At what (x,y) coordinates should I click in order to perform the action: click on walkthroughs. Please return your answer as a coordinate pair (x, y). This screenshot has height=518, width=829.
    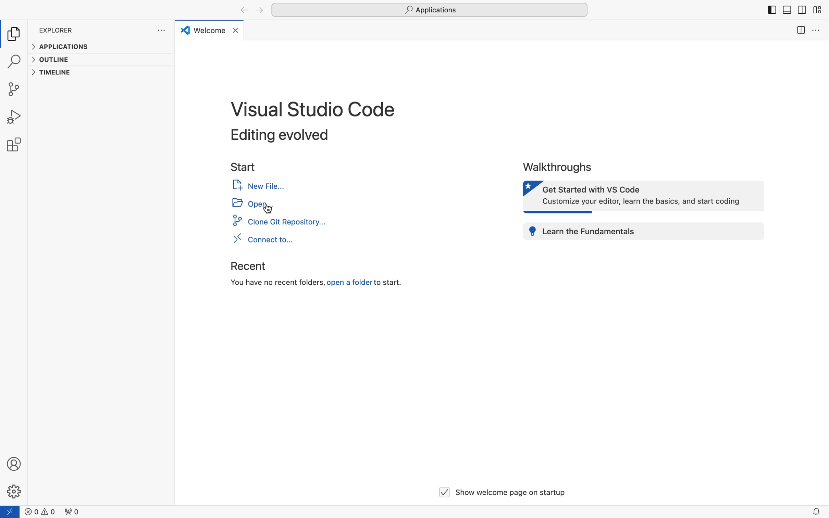
    Looking at the image, I should click on (560, 166).